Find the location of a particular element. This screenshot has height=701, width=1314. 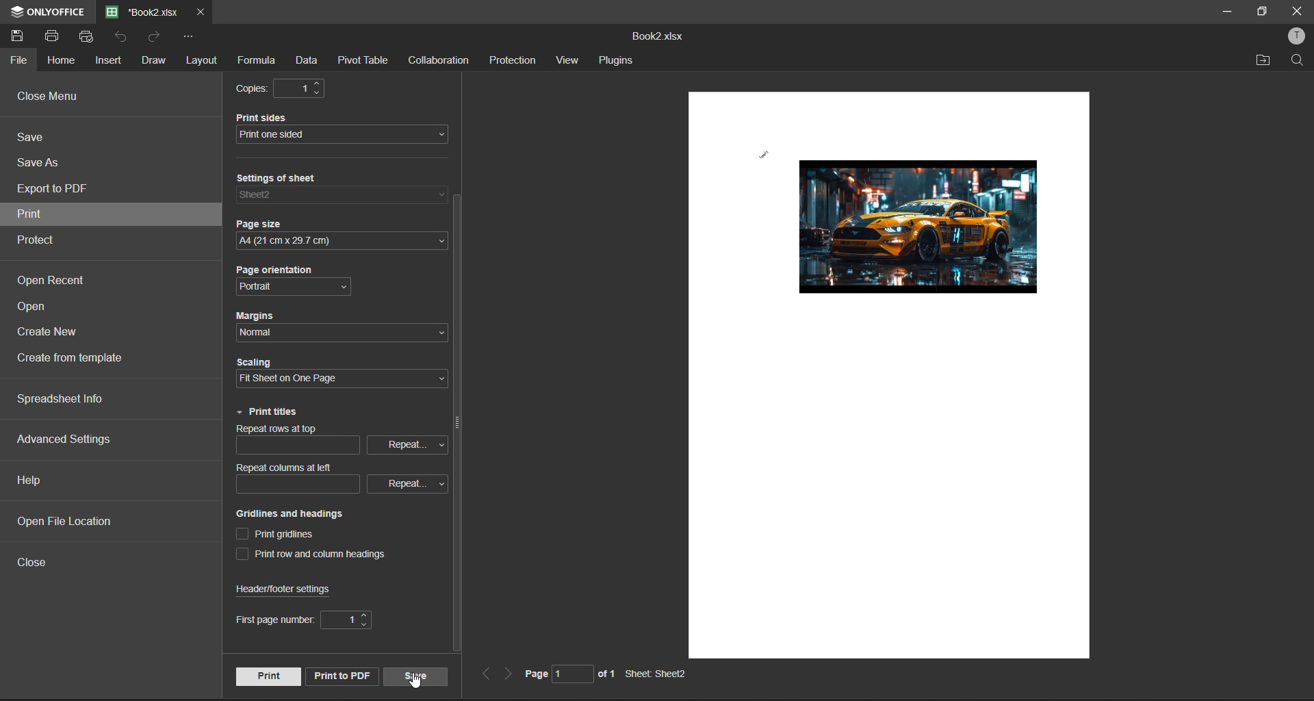

A4 (21cm x 29.7 cm) is located at coordinates (332, 242).